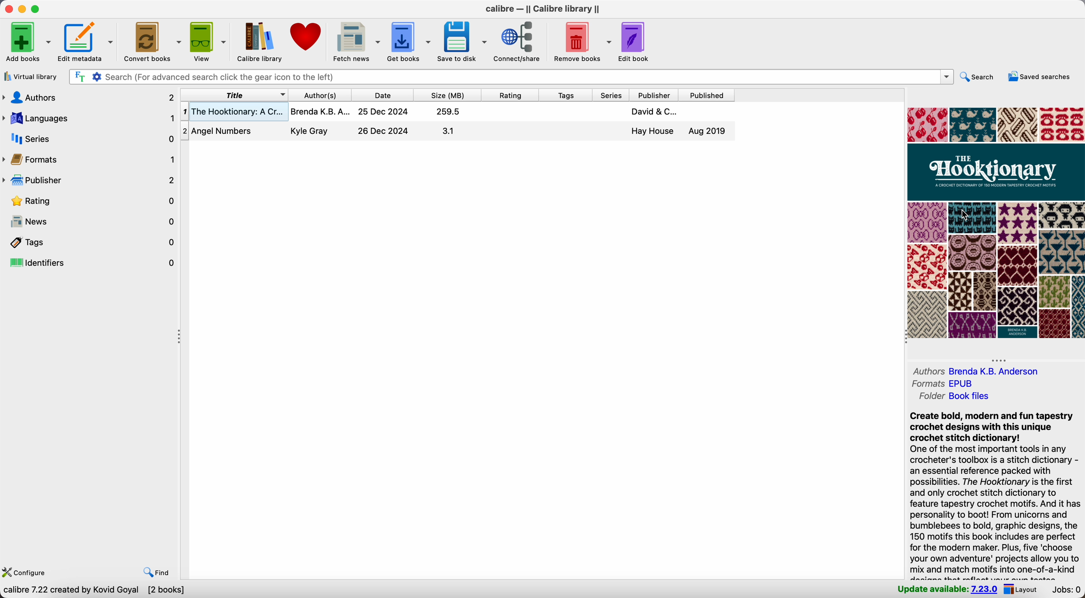  I want to click on fetch news, so click(354, 41).